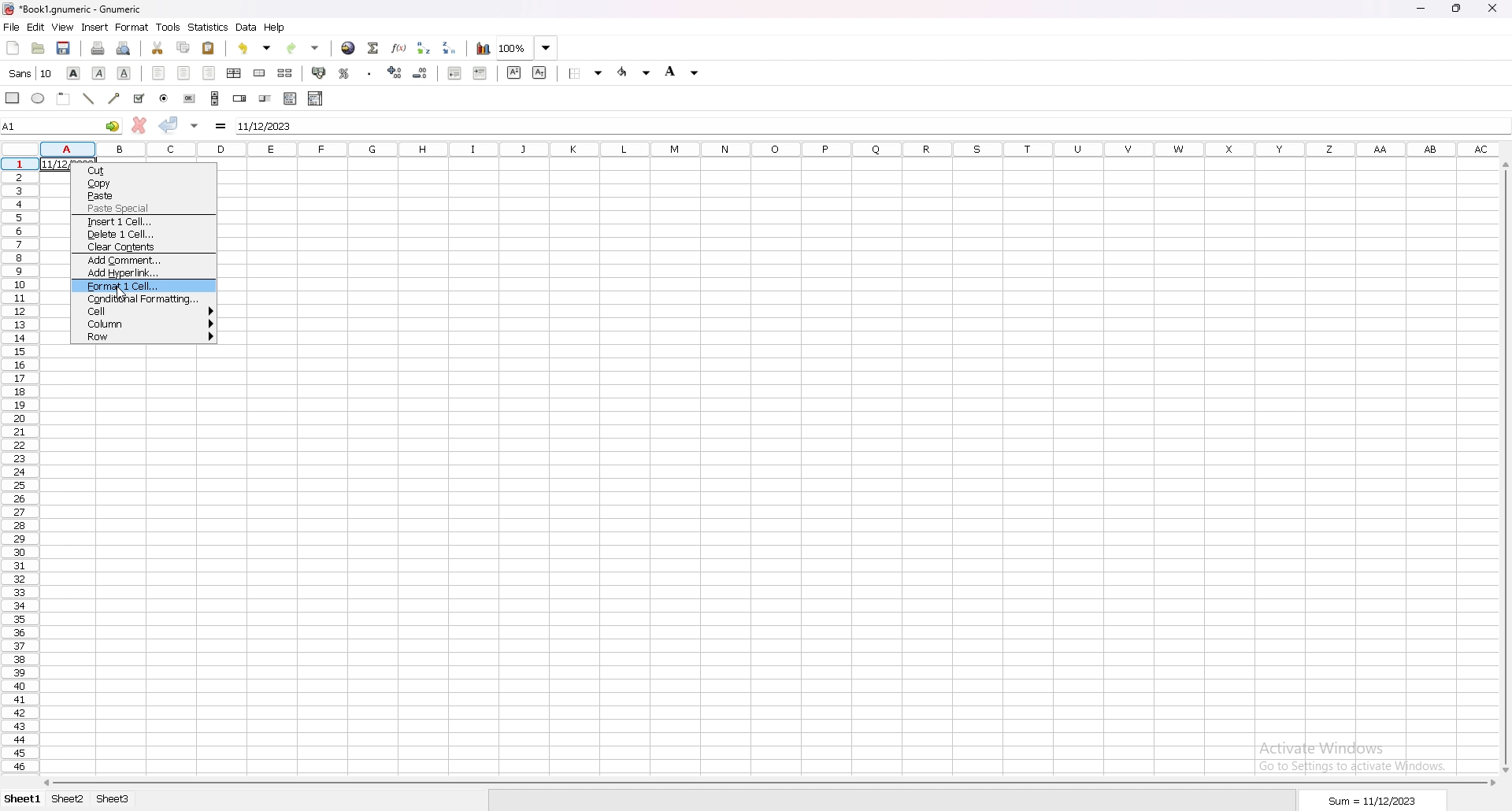 This screenshot has width=1512, height=811. Describe the element at coordinates (195, 125) in the screenshot. I see `accept changes in all cells` at that location.